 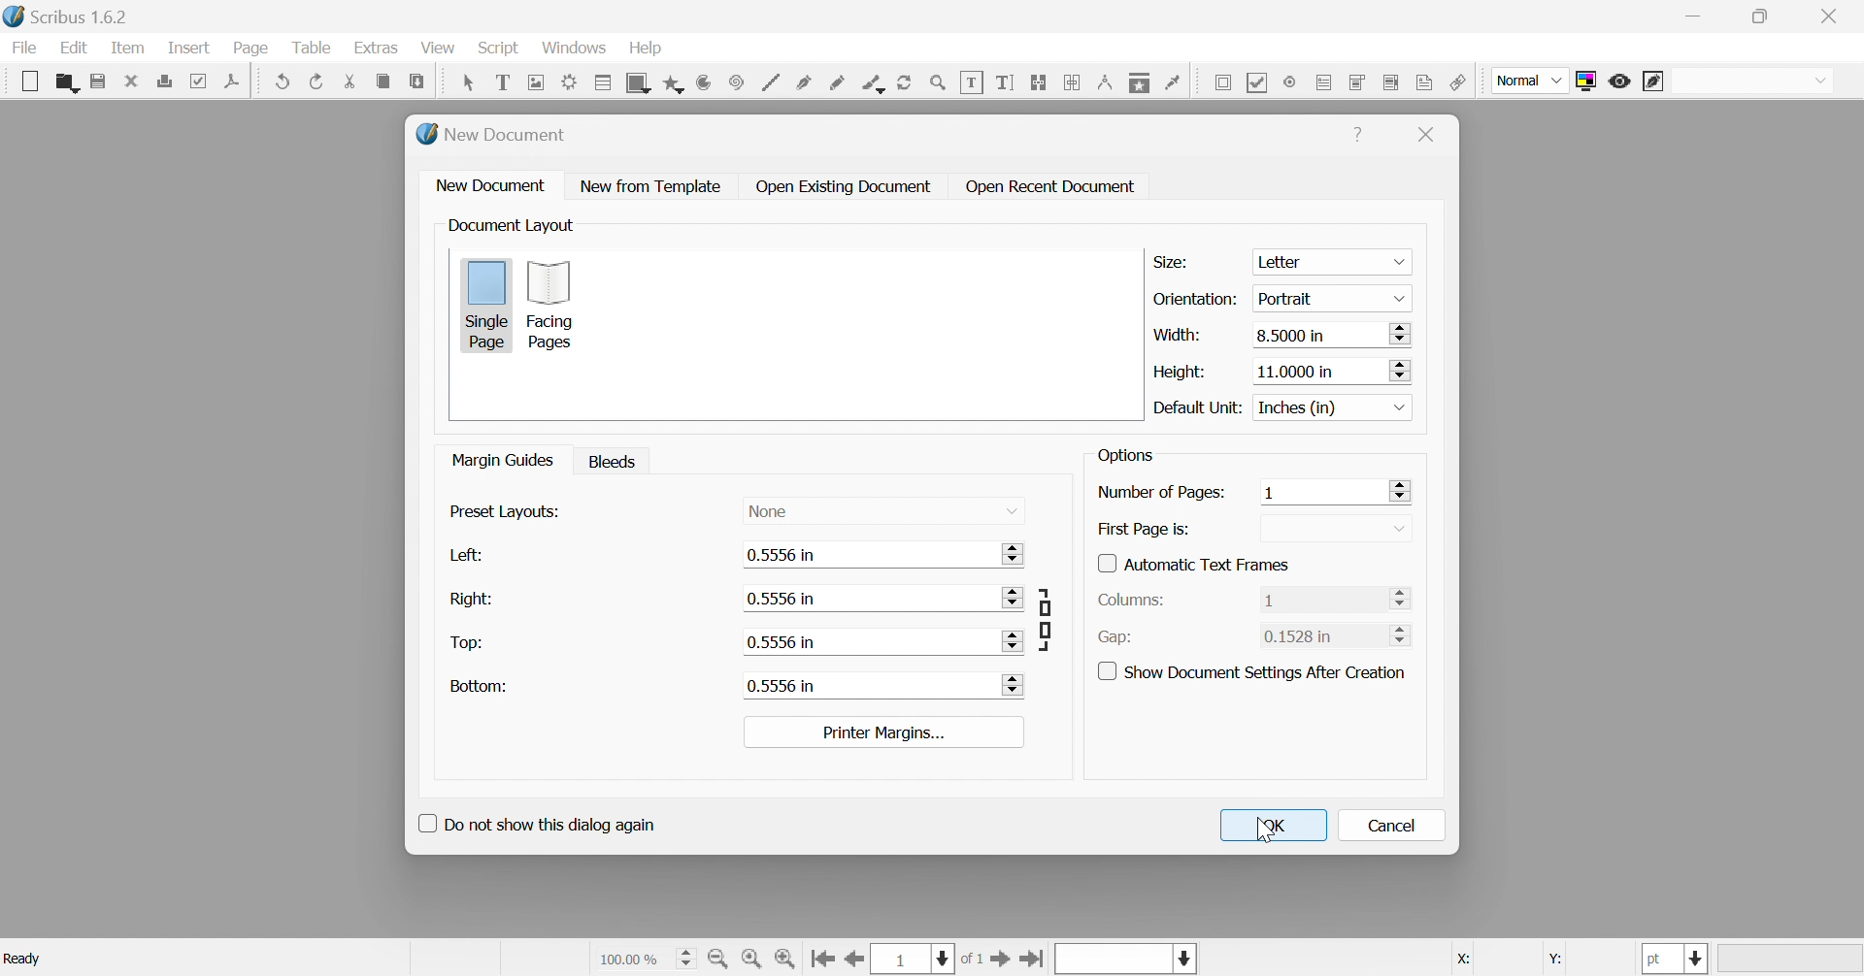 What do you see at coordinates (1399, 598) in the screenshot?
I see `slider` at bounding box center [1399, 598].